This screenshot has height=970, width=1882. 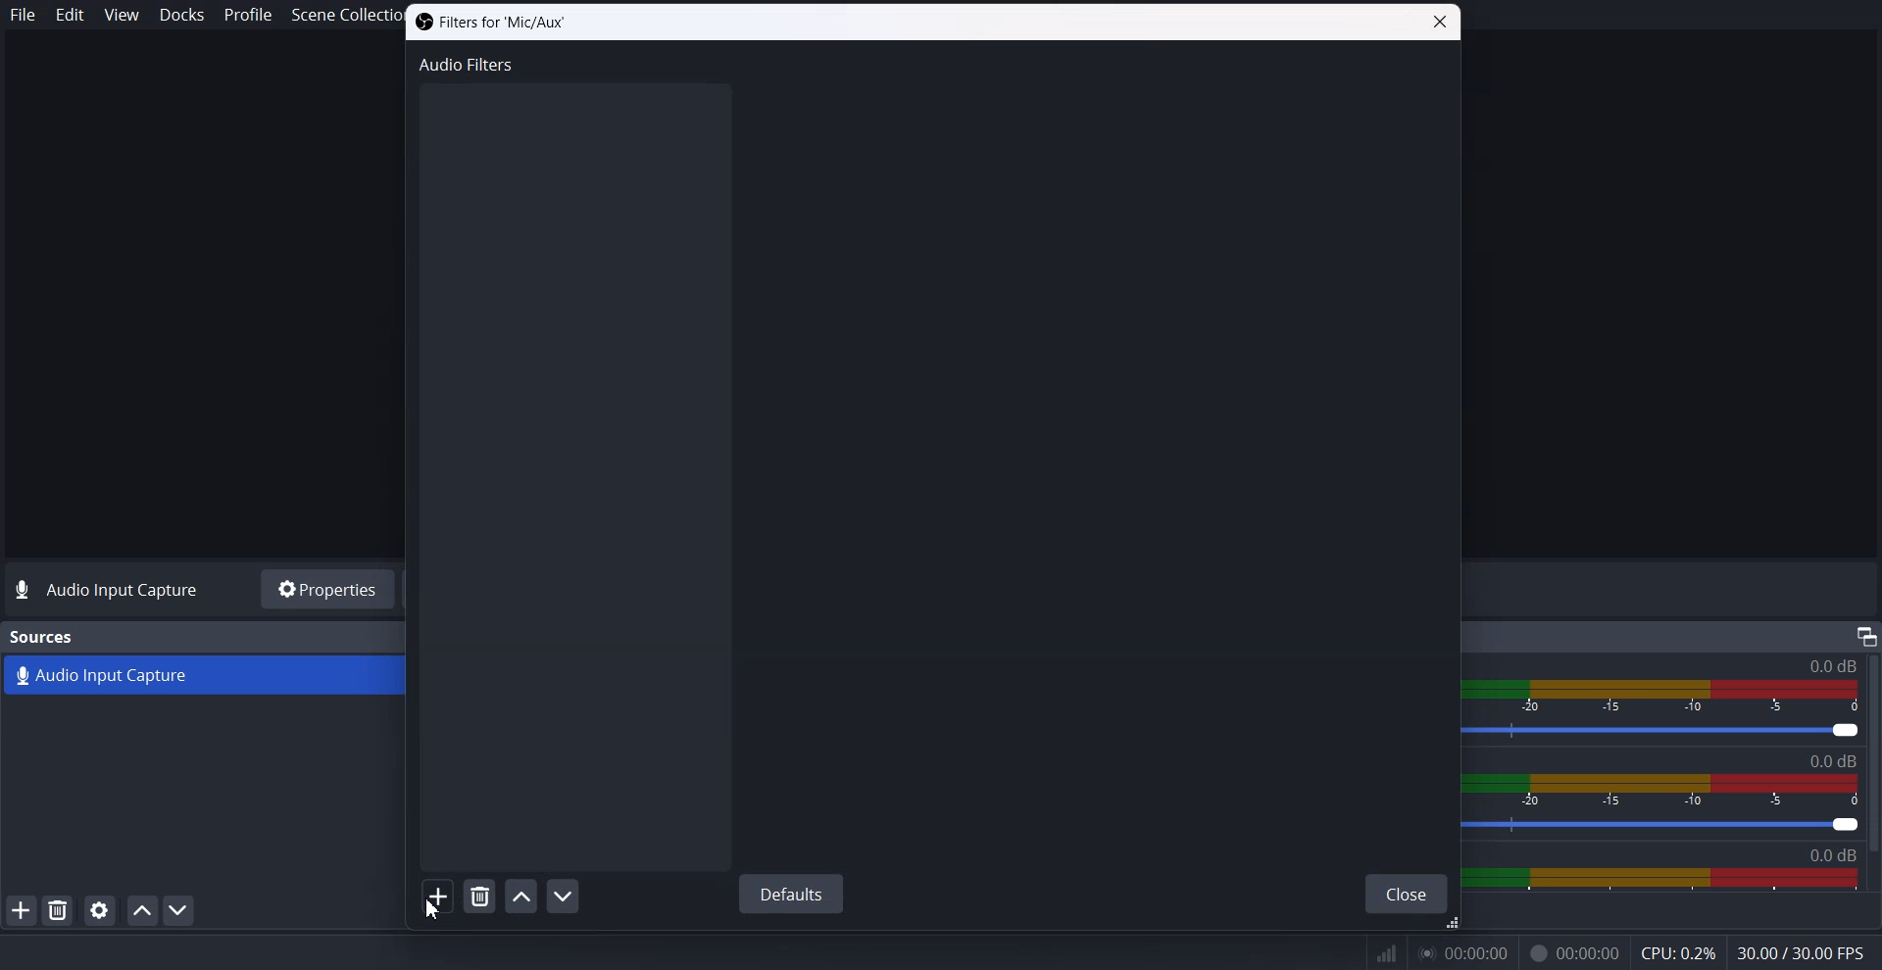 I want to click on View, so click(x=121, y=14).